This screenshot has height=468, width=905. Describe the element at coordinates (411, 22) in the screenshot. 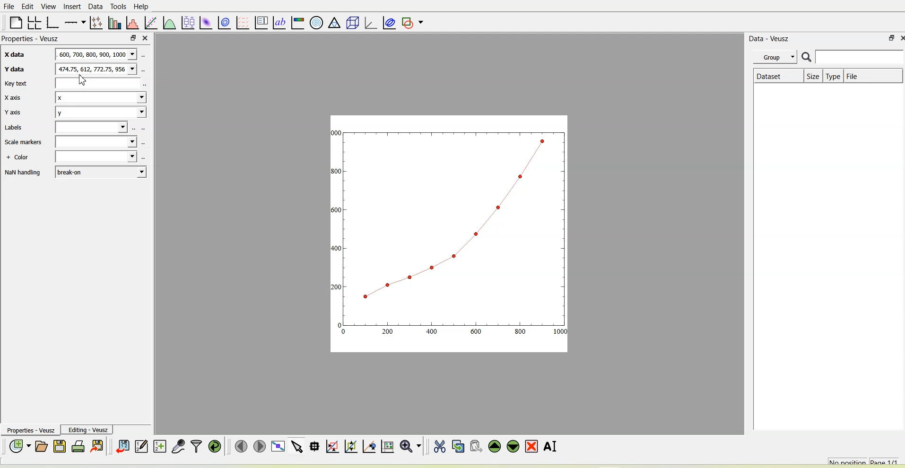

I see `Add a shape to the plot` at that location.